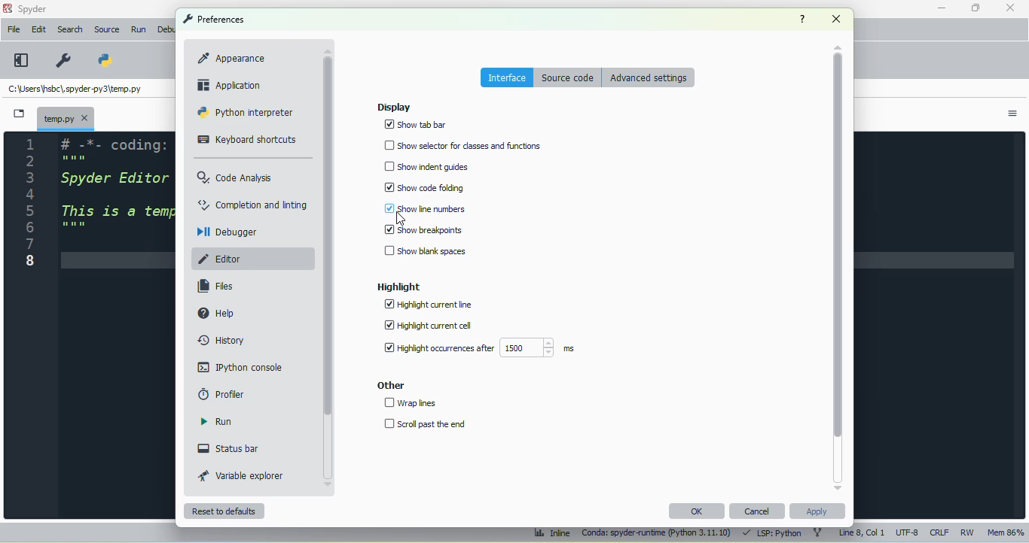 The height and width of the screenshot is (543, 1029). I want to click on cursor, so click(401, 219).